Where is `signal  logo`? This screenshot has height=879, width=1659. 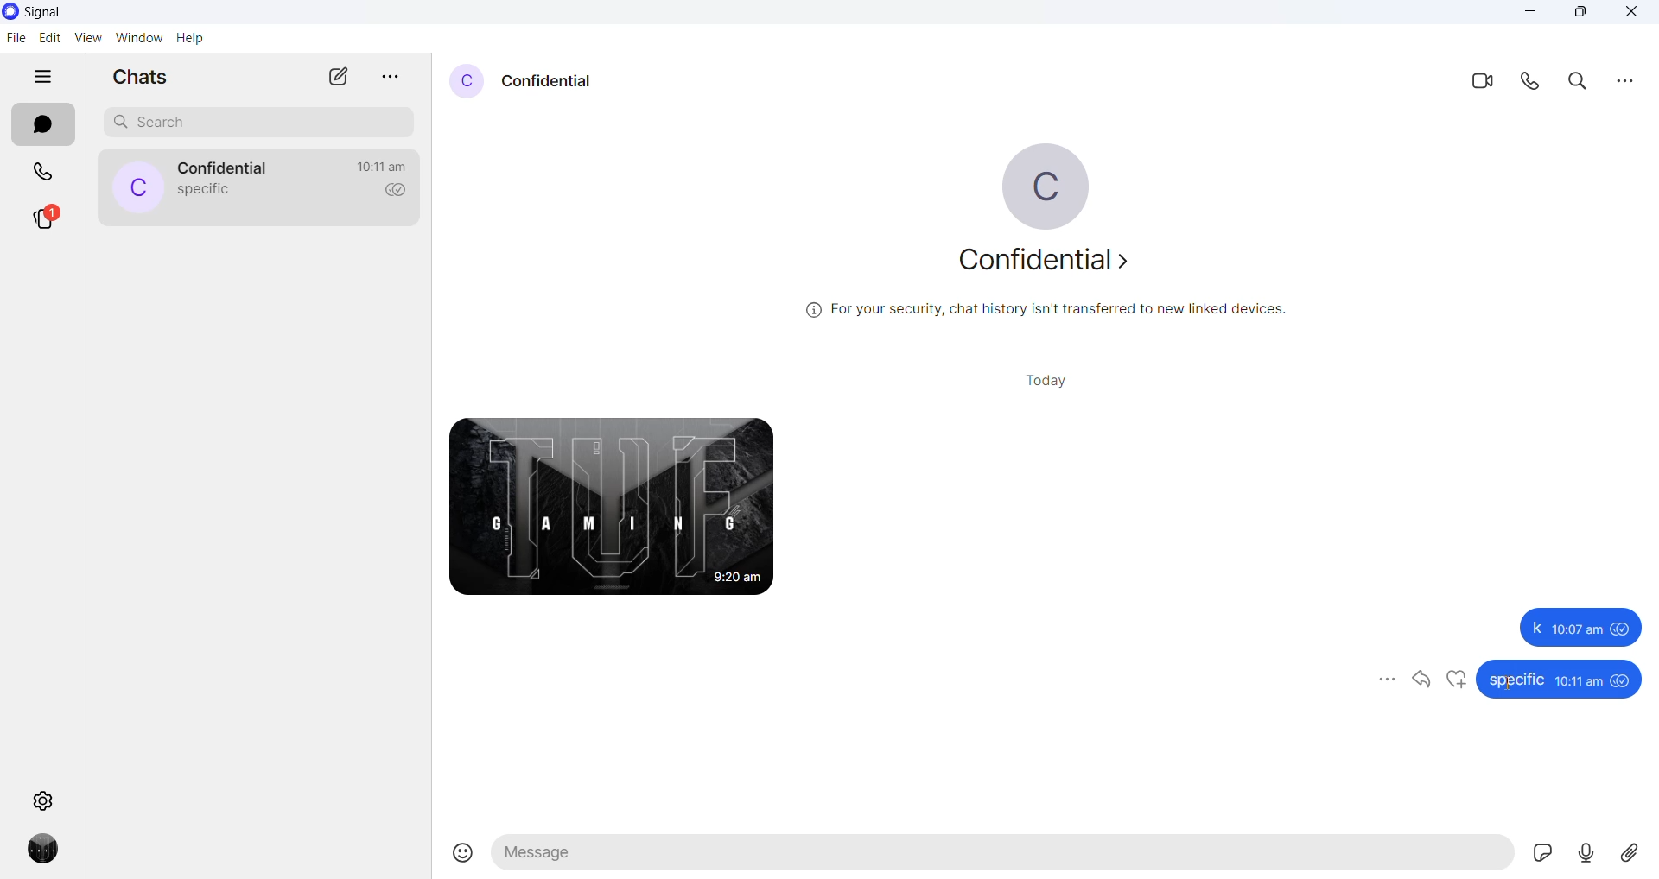
signal  logo is located at coordinates (60, 14).